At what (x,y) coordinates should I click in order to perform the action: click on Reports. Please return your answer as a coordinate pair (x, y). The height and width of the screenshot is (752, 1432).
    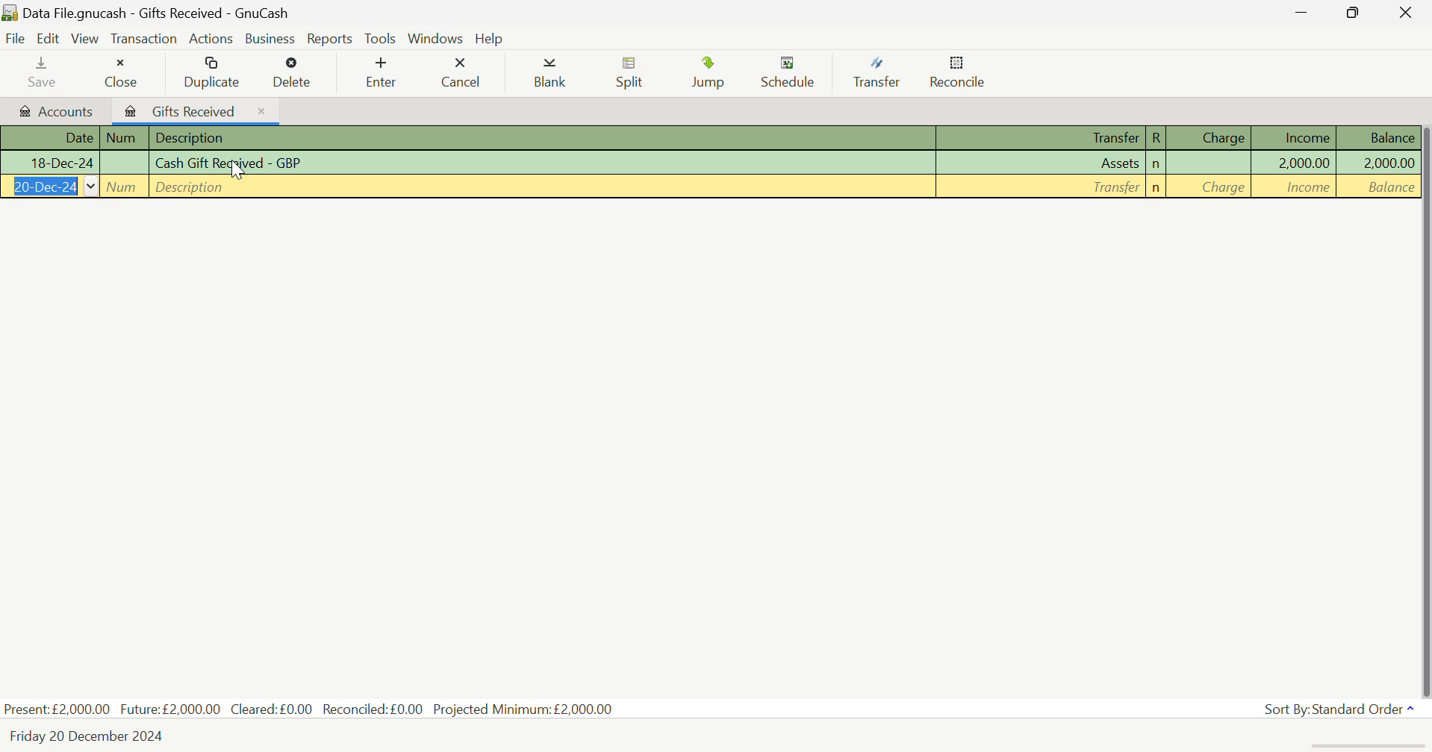
    Looking at the image, I should click on (327, 37).